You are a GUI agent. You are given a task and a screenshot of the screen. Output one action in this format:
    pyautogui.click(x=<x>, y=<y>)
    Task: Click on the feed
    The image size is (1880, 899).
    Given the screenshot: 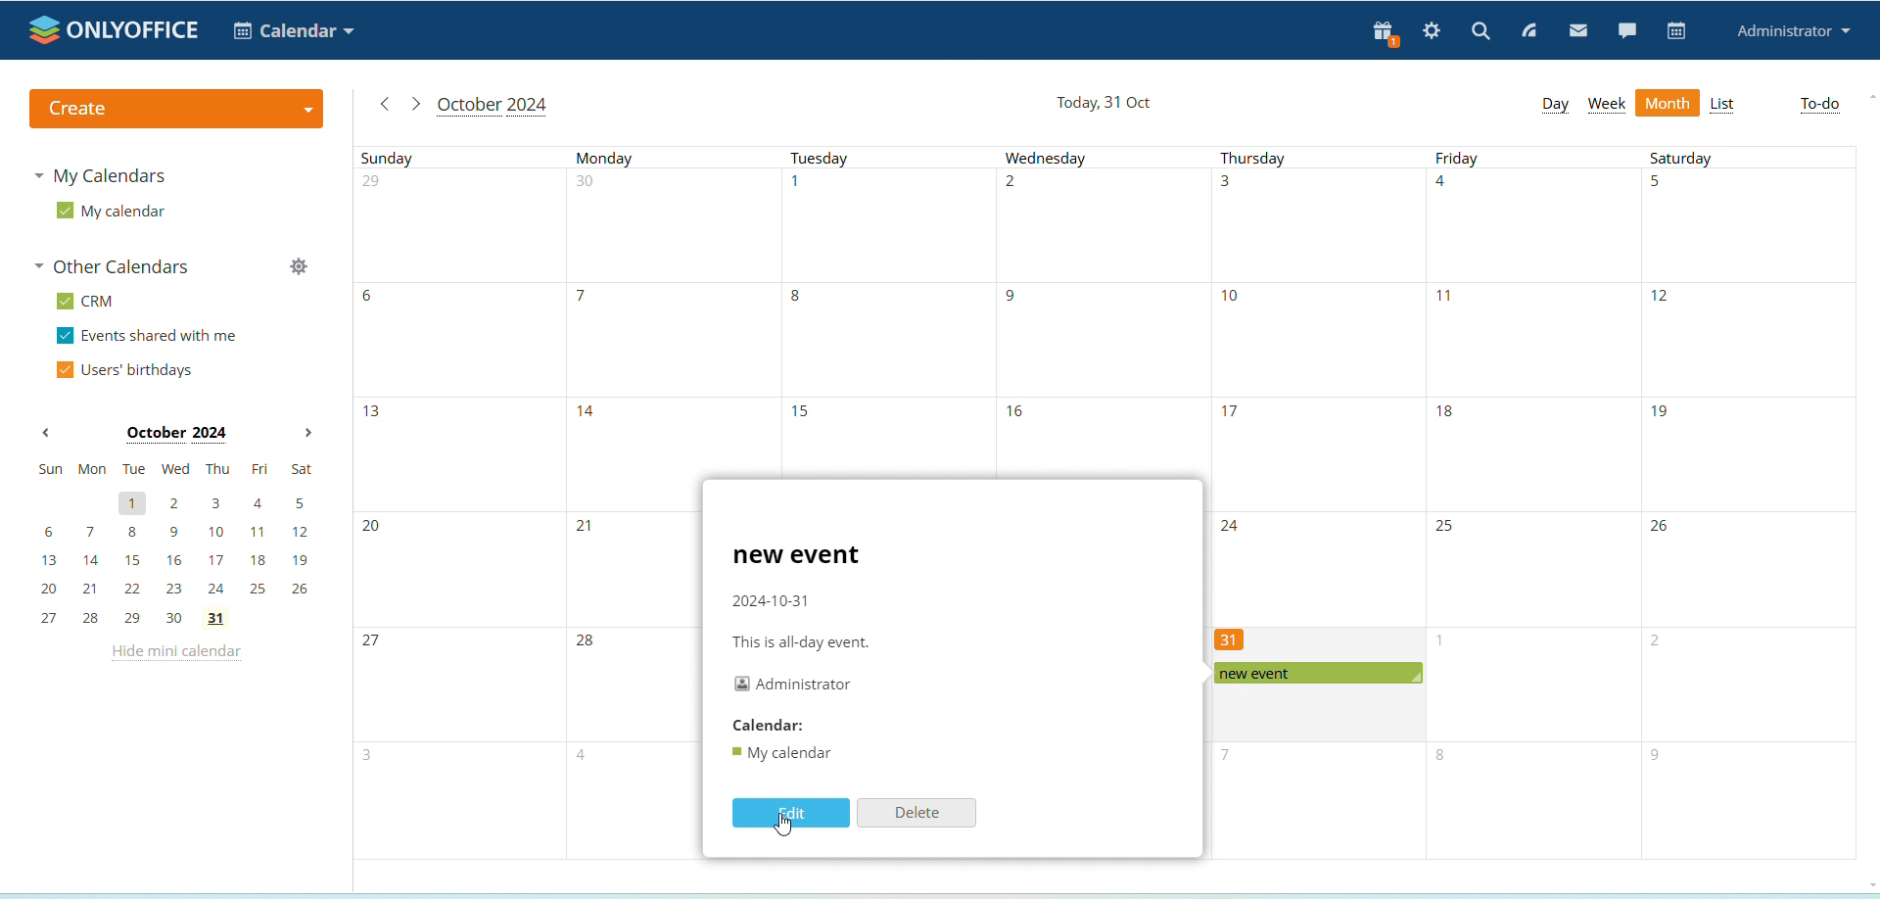 What is the action you would take?
    pyautogui.click(x=1530, y=32)
    